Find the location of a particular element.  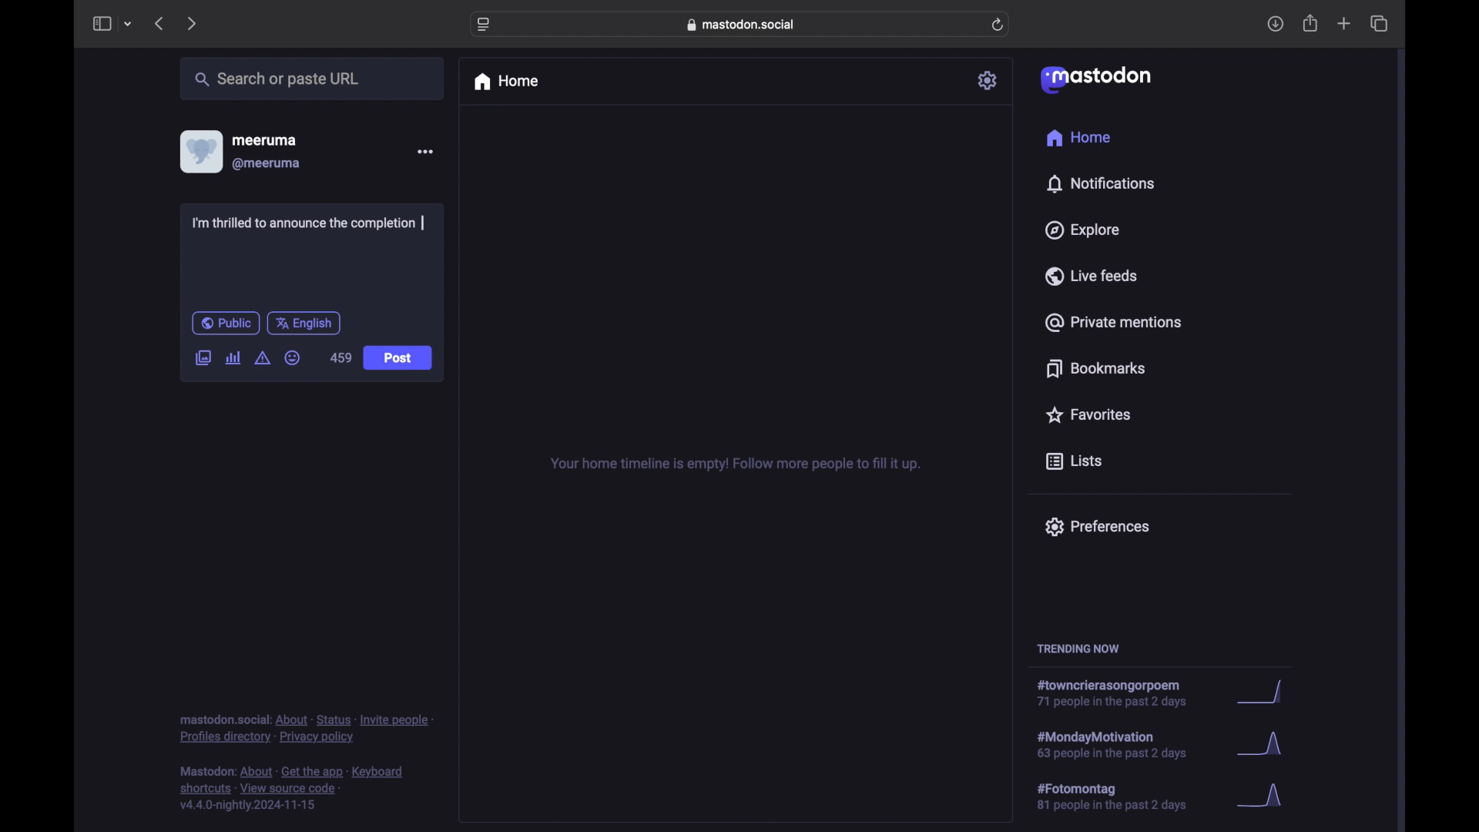

web address is located at coordinates (741, 25).